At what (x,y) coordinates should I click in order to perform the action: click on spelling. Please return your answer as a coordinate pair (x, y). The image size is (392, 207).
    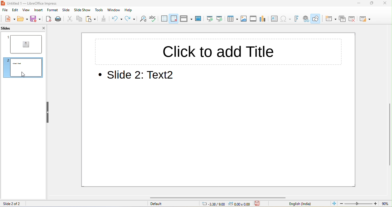
    Looking at the image, I should click on (155, 19).